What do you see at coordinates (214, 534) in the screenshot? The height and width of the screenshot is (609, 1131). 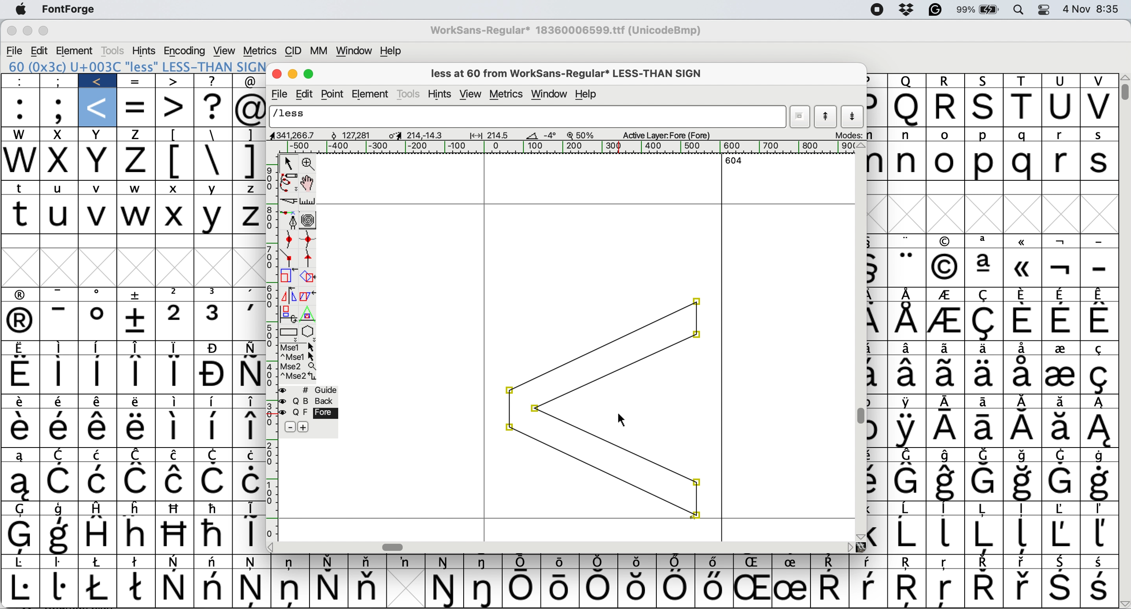 I see `Symbol` at bounding box center [214, 534].